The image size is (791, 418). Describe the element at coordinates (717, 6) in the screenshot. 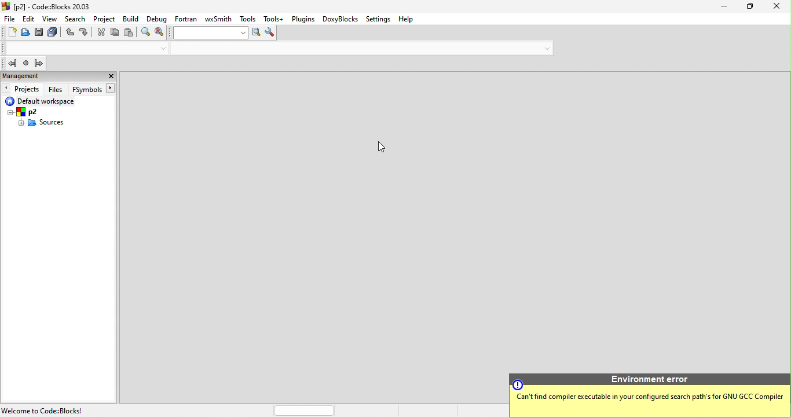

I see `minimize` at that location.